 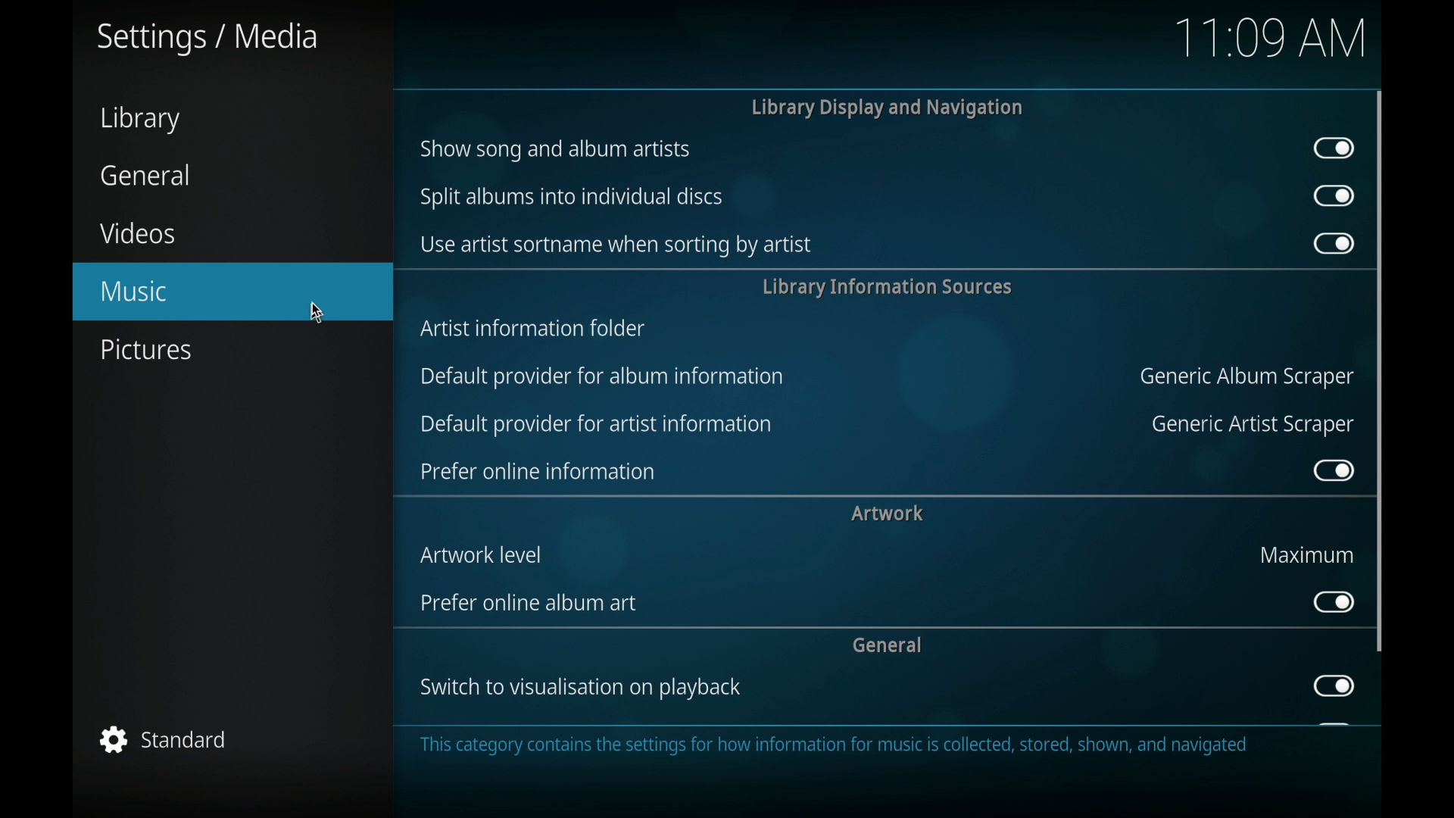 What do you see at coordinates (889, 287) in the screenshot?
I see `library information sources` at bounding box center [889, 287].